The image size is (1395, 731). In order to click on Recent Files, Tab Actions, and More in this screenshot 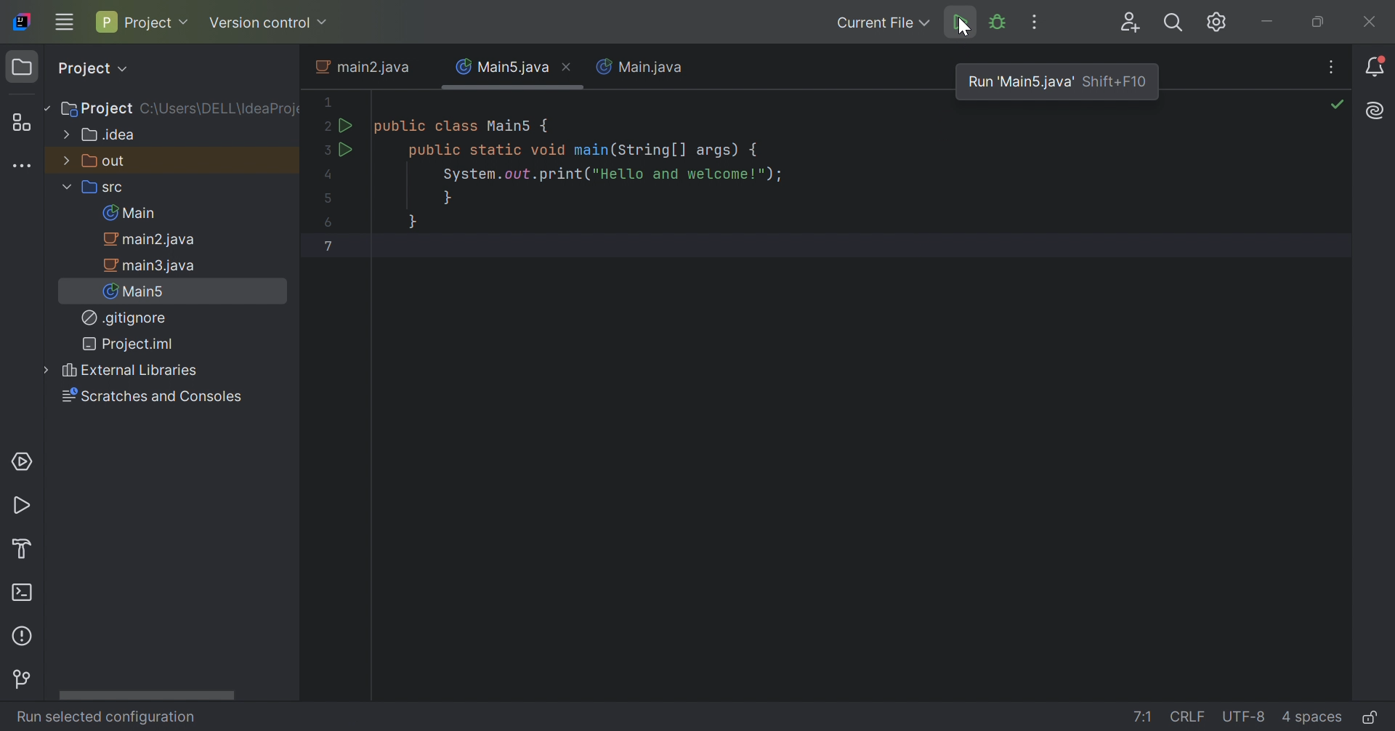, I will do `click(1333, 68)`.